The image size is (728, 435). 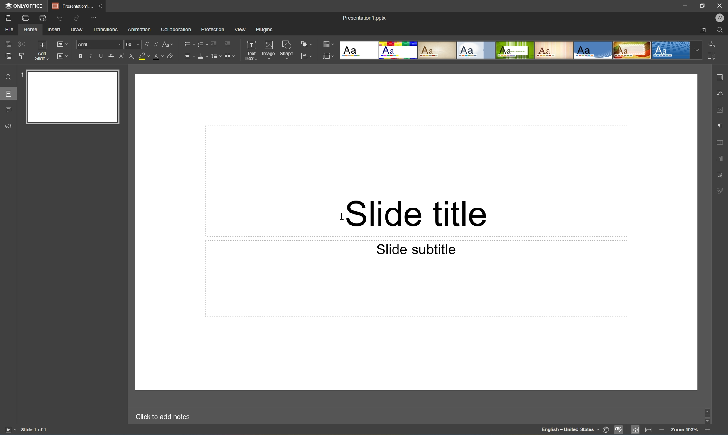 I want to click on Add slide, so click(x=41, y=50).